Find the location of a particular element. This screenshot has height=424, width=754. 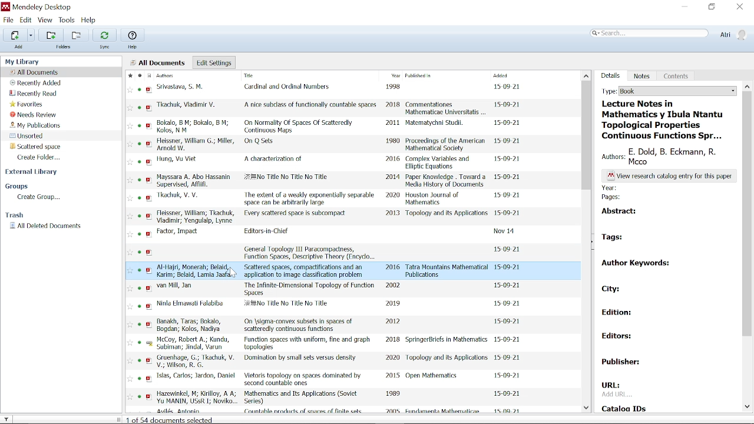

add is located at coordinates (19, 47).